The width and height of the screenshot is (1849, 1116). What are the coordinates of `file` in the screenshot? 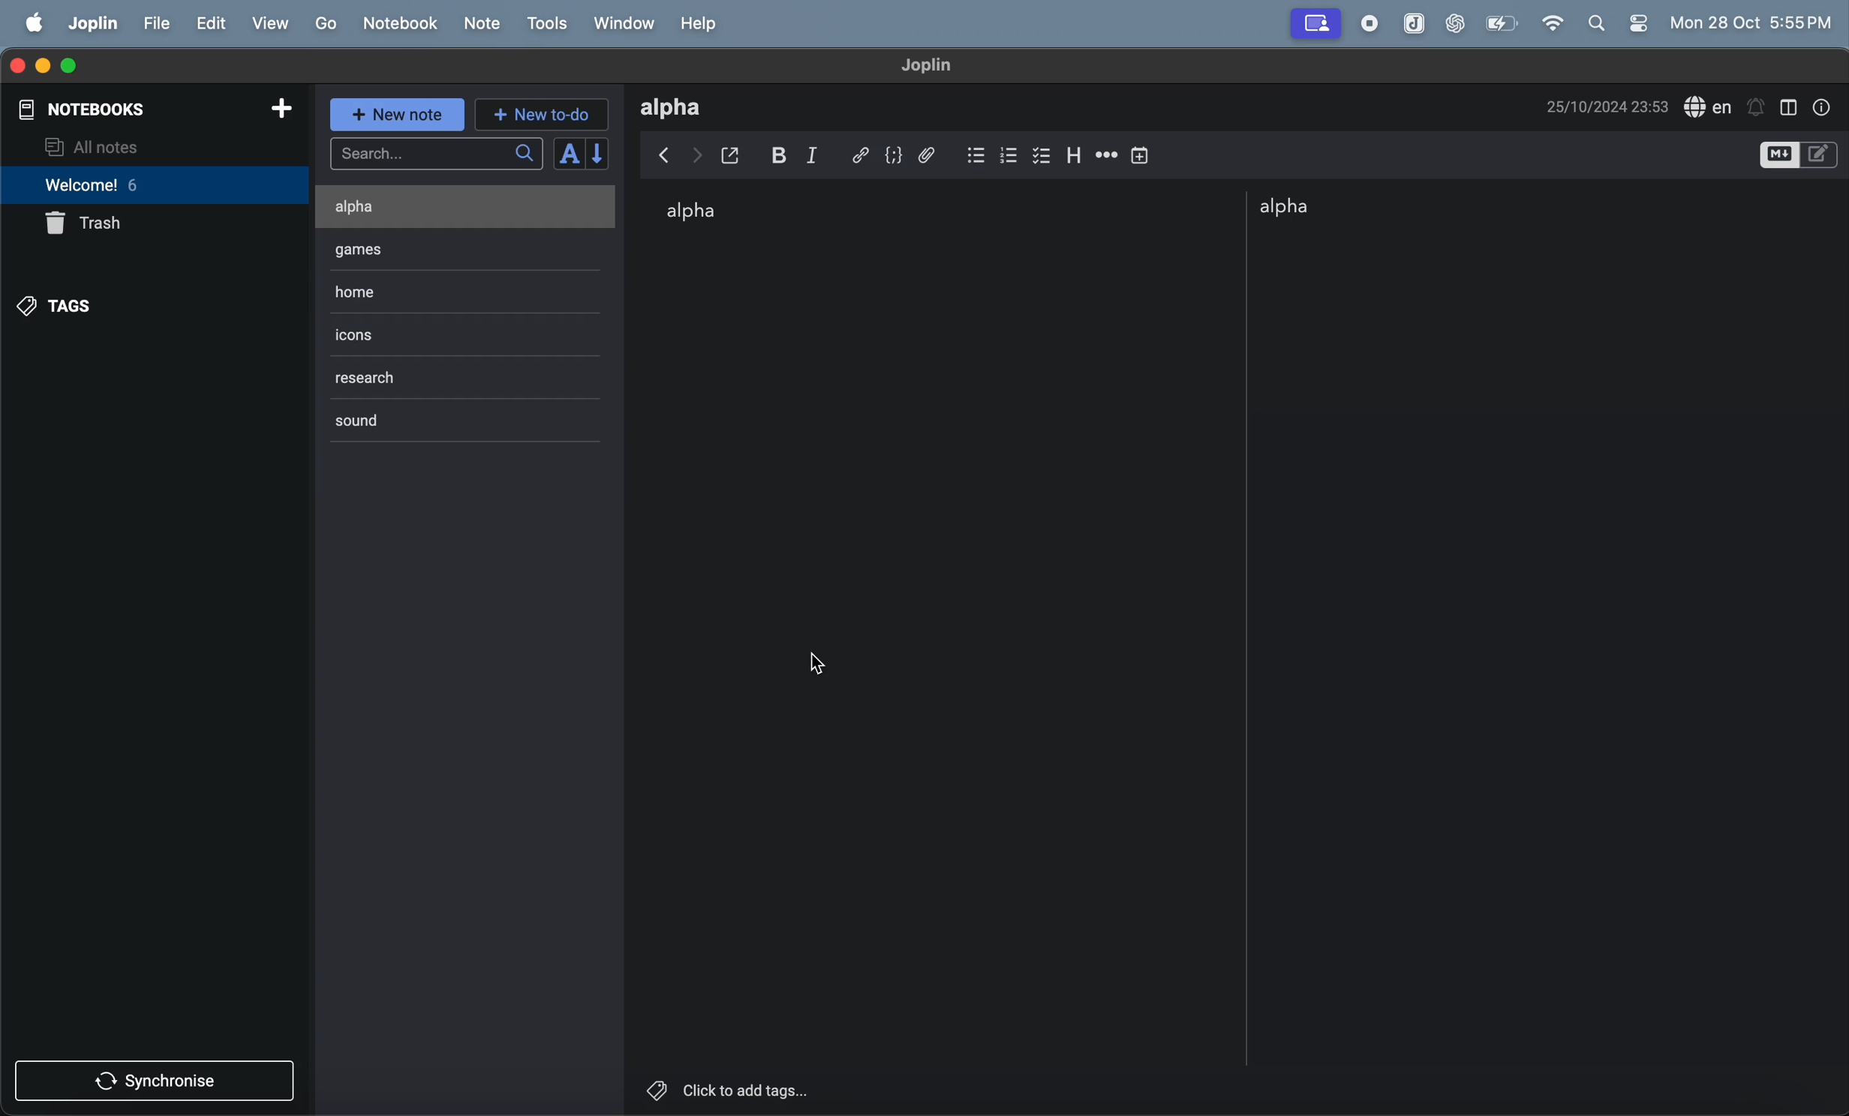 It's located at (158, 25).